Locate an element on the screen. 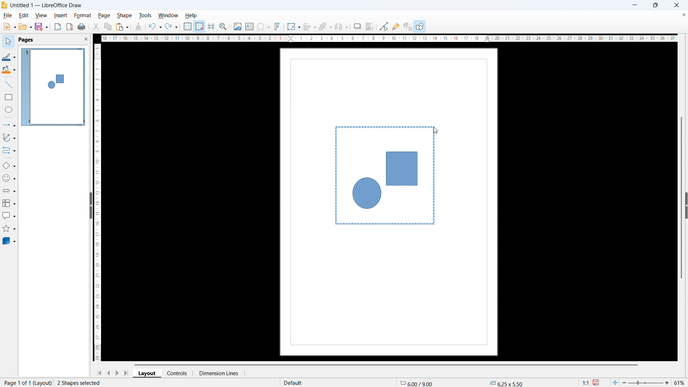 Image resolution: width=688 pixels, height=387 pixels. toggle extrusion is located at coordinates (408, 27).